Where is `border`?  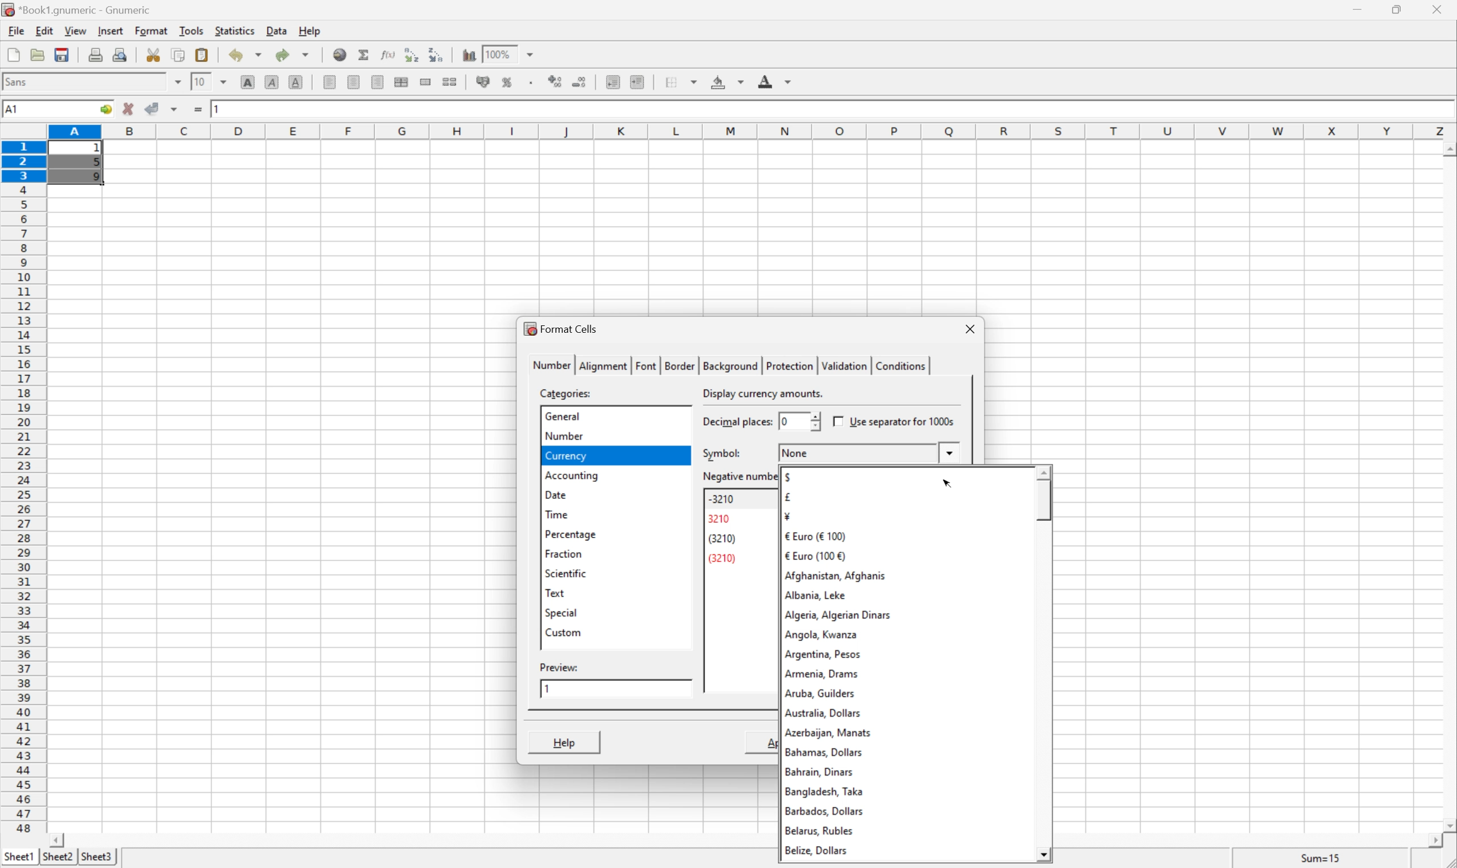
border is located at coordinates (678, 364).